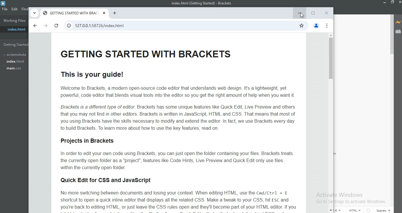  I want to click on Screenshots, so click(14, 55).